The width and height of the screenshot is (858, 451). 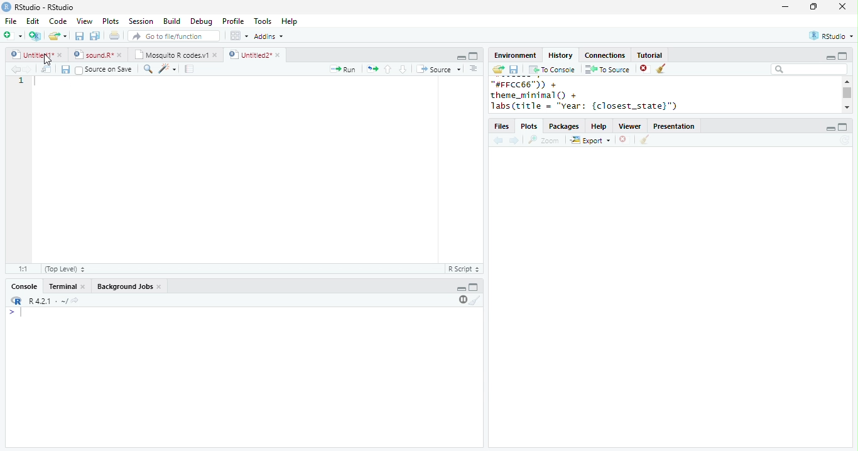 What do you see at coordinates (560, 55) in the screenshot?
I see `History` at bounding box center [560, 55].